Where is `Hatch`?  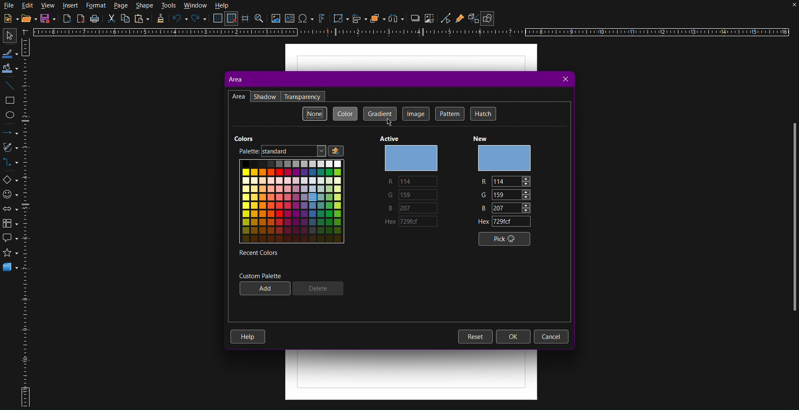 Hatch is located at coordinates (482, 113).